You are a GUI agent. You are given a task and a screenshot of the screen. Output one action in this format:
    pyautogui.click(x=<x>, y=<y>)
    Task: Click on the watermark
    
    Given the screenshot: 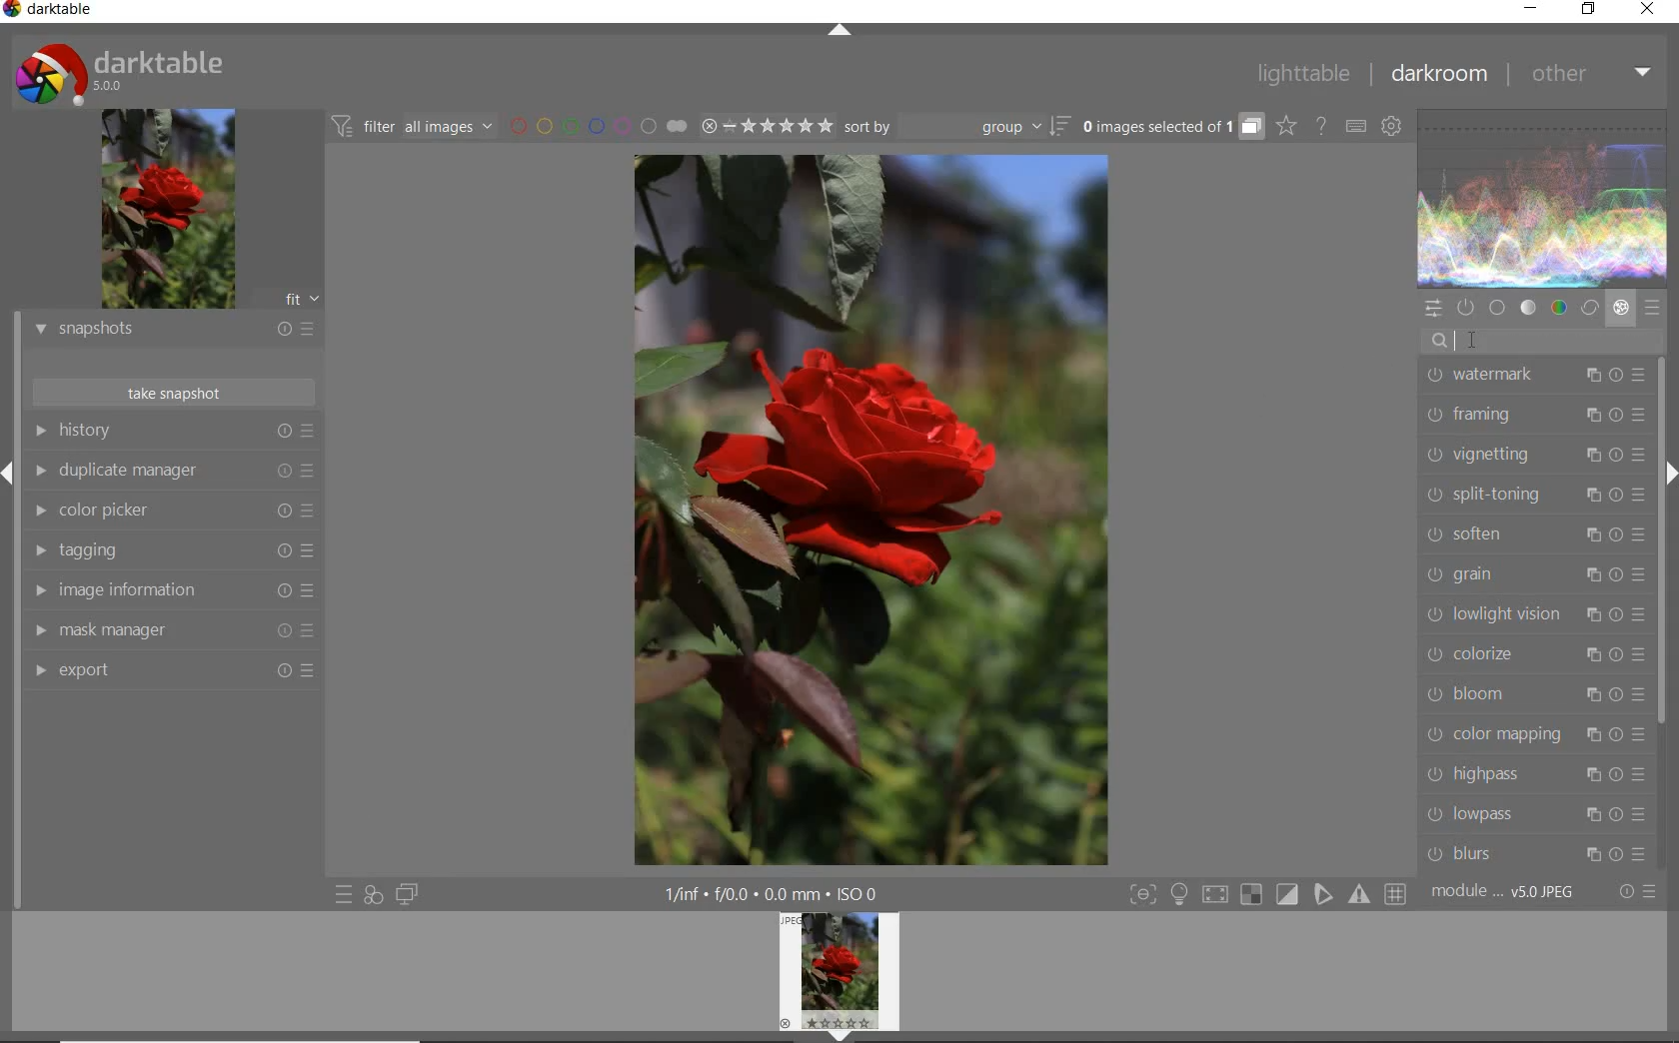 What is the action you would take?
    pyautogui.click(x=1533, y=377)
    